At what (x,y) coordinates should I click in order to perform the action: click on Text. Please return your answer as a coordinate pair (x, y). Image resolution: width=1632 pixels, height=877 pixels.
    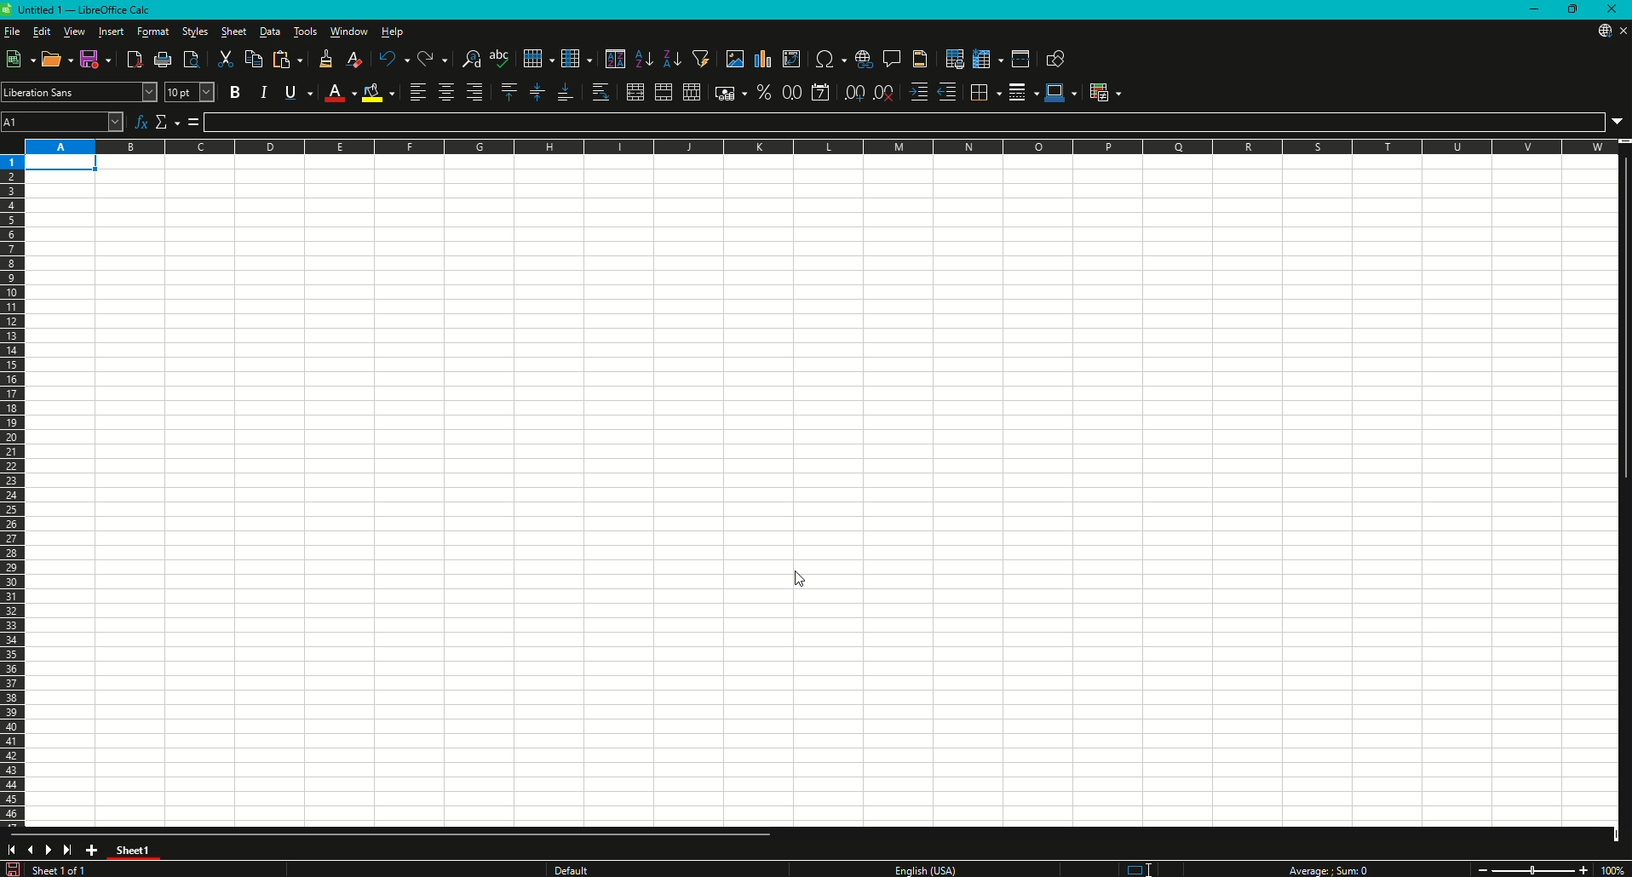
    Looking at the image, I should click on (923, 869).